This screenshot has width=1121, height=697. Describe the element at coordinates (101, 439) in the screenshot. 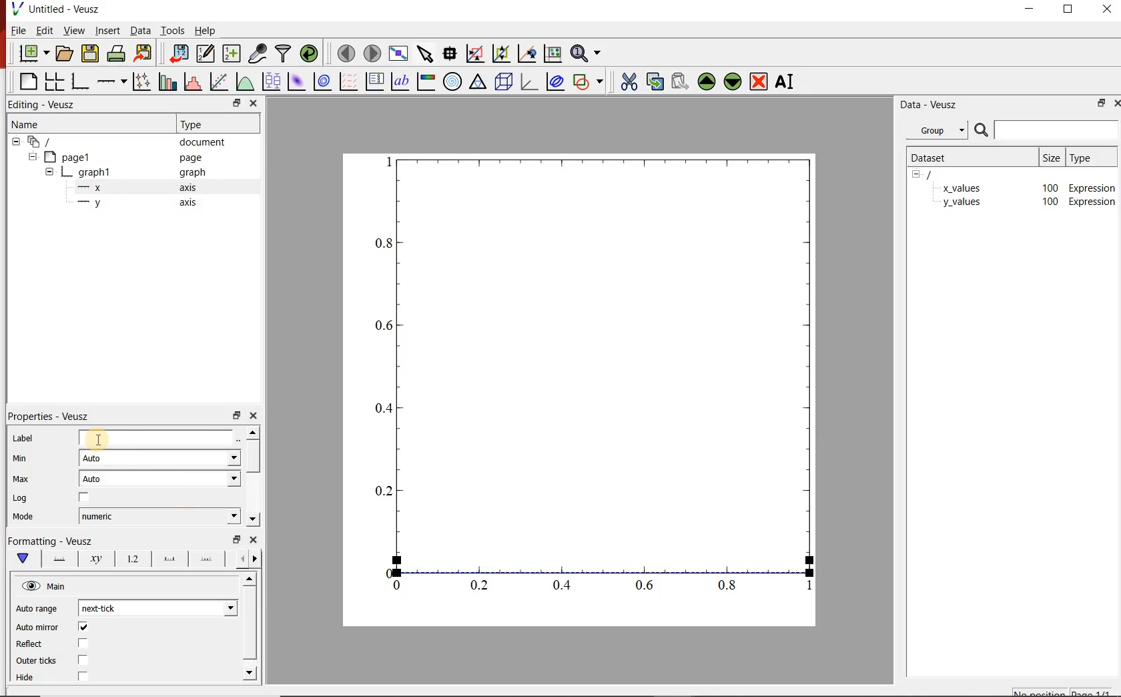

I see `cursor` at that location.